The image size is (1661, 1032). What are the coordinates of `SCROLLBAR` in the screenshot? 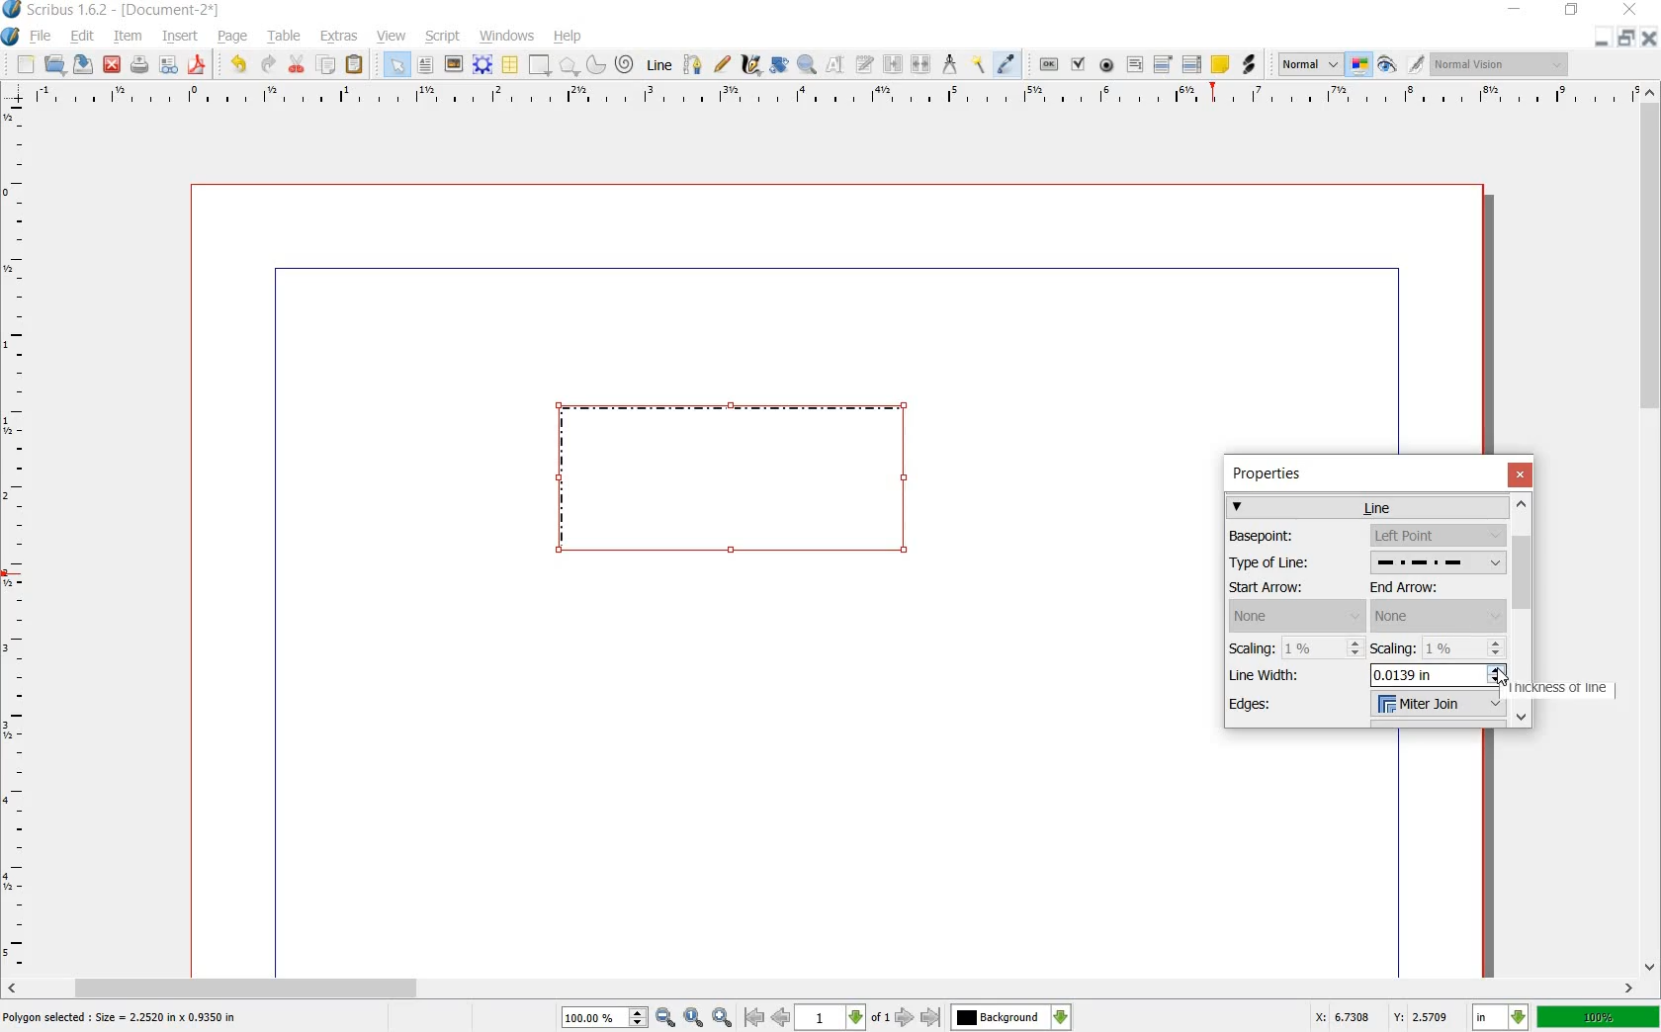 It's located at (821, 989).